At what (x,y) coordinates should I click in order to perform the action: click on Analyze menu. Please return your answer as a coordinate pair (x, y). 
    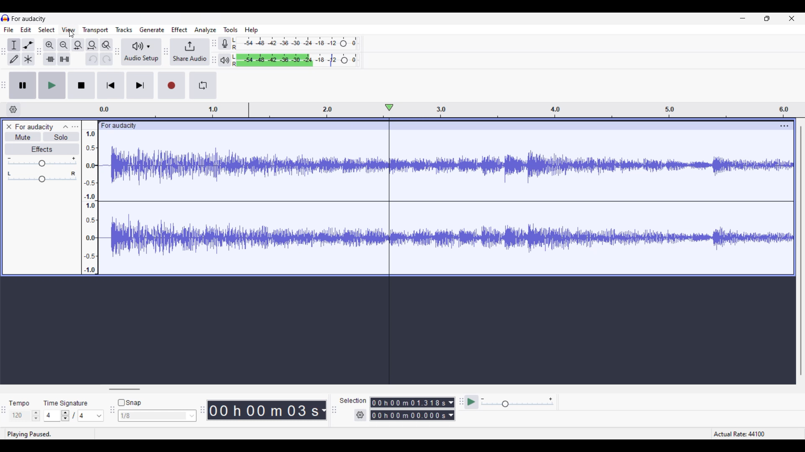
    Looking at the image, I should click on (205, 30).